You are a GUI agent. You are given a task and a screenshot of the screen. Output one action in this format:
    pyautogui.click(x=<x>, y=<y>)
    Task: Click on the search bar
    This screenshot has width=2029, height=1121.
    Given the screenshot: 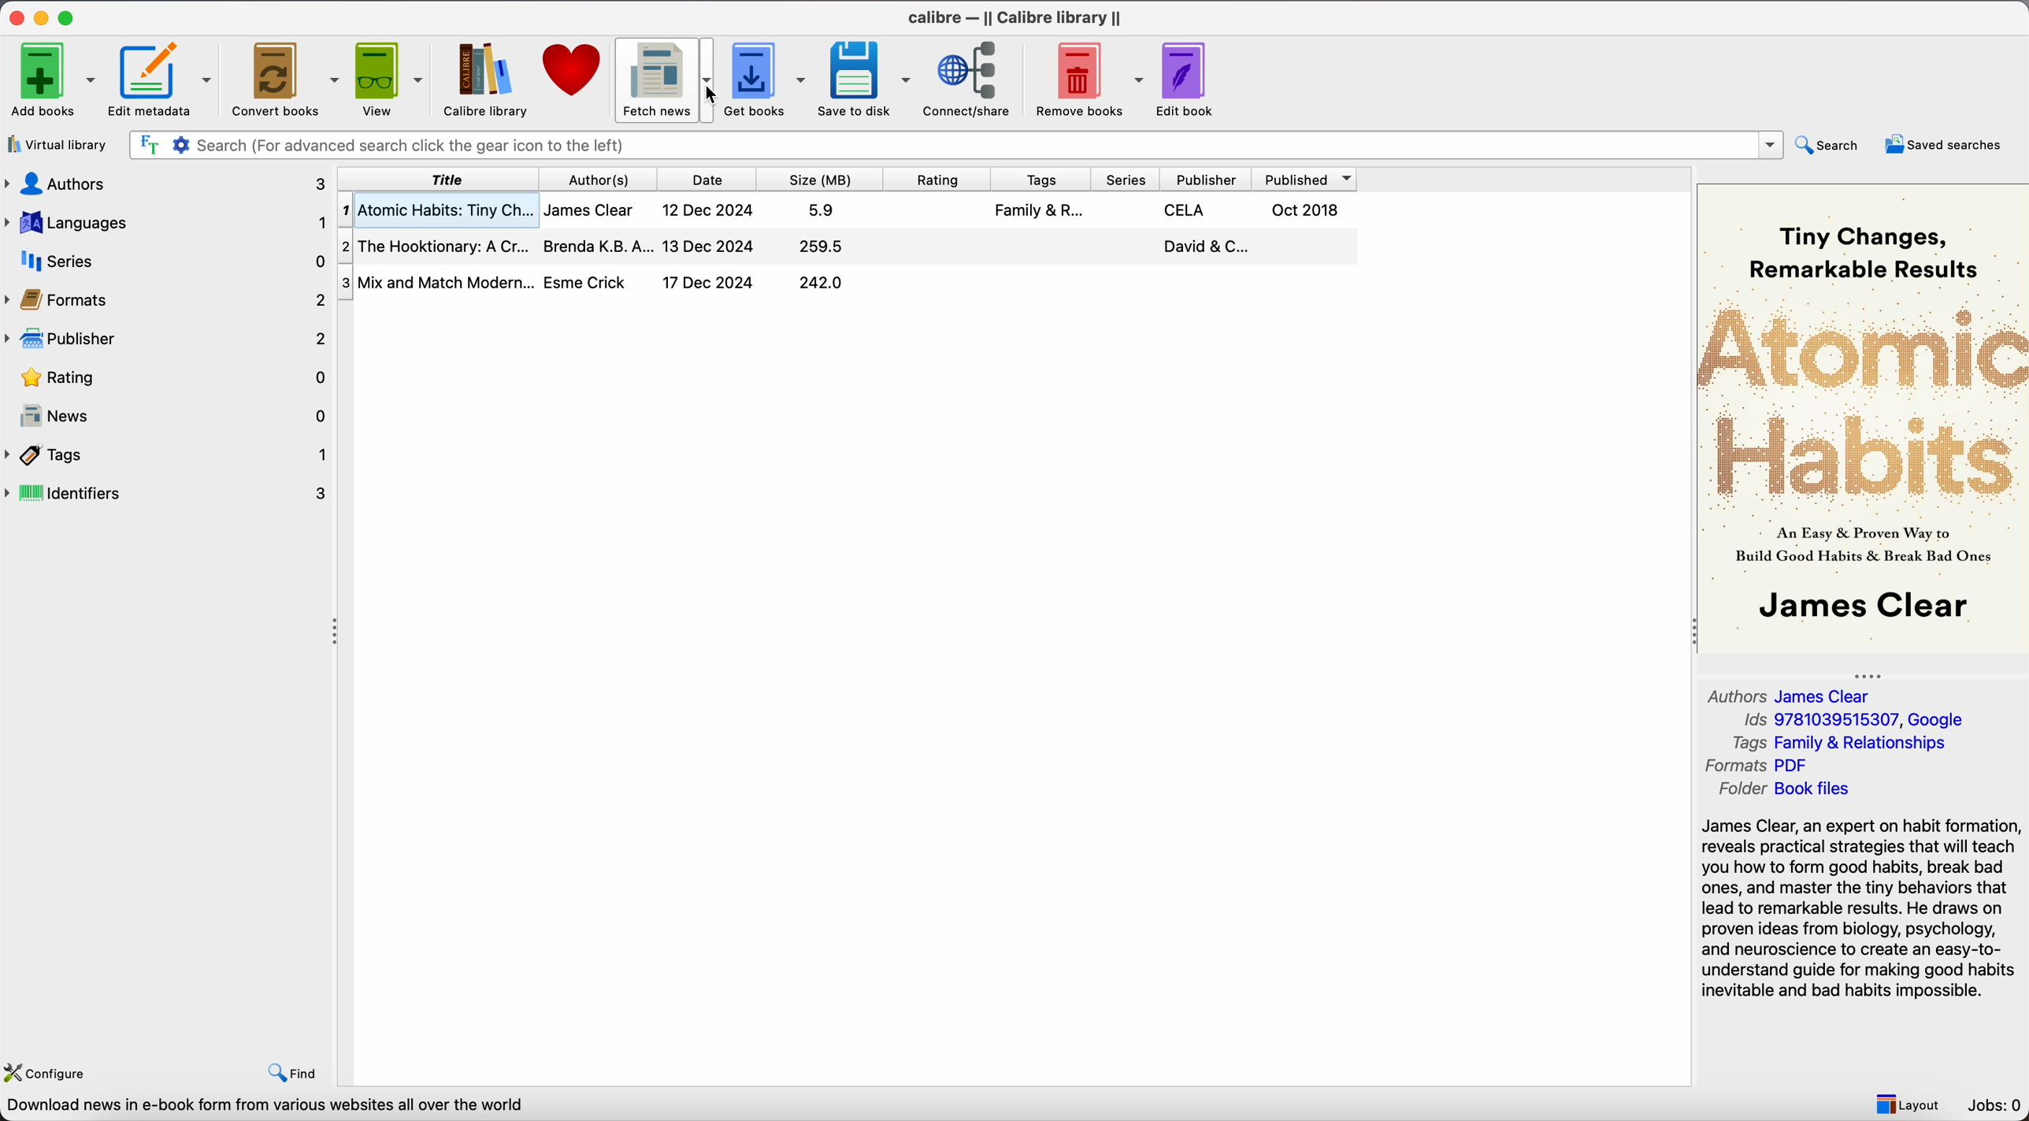 What is the action you would take?
    pyautogui.click(x=956, y=145)
    